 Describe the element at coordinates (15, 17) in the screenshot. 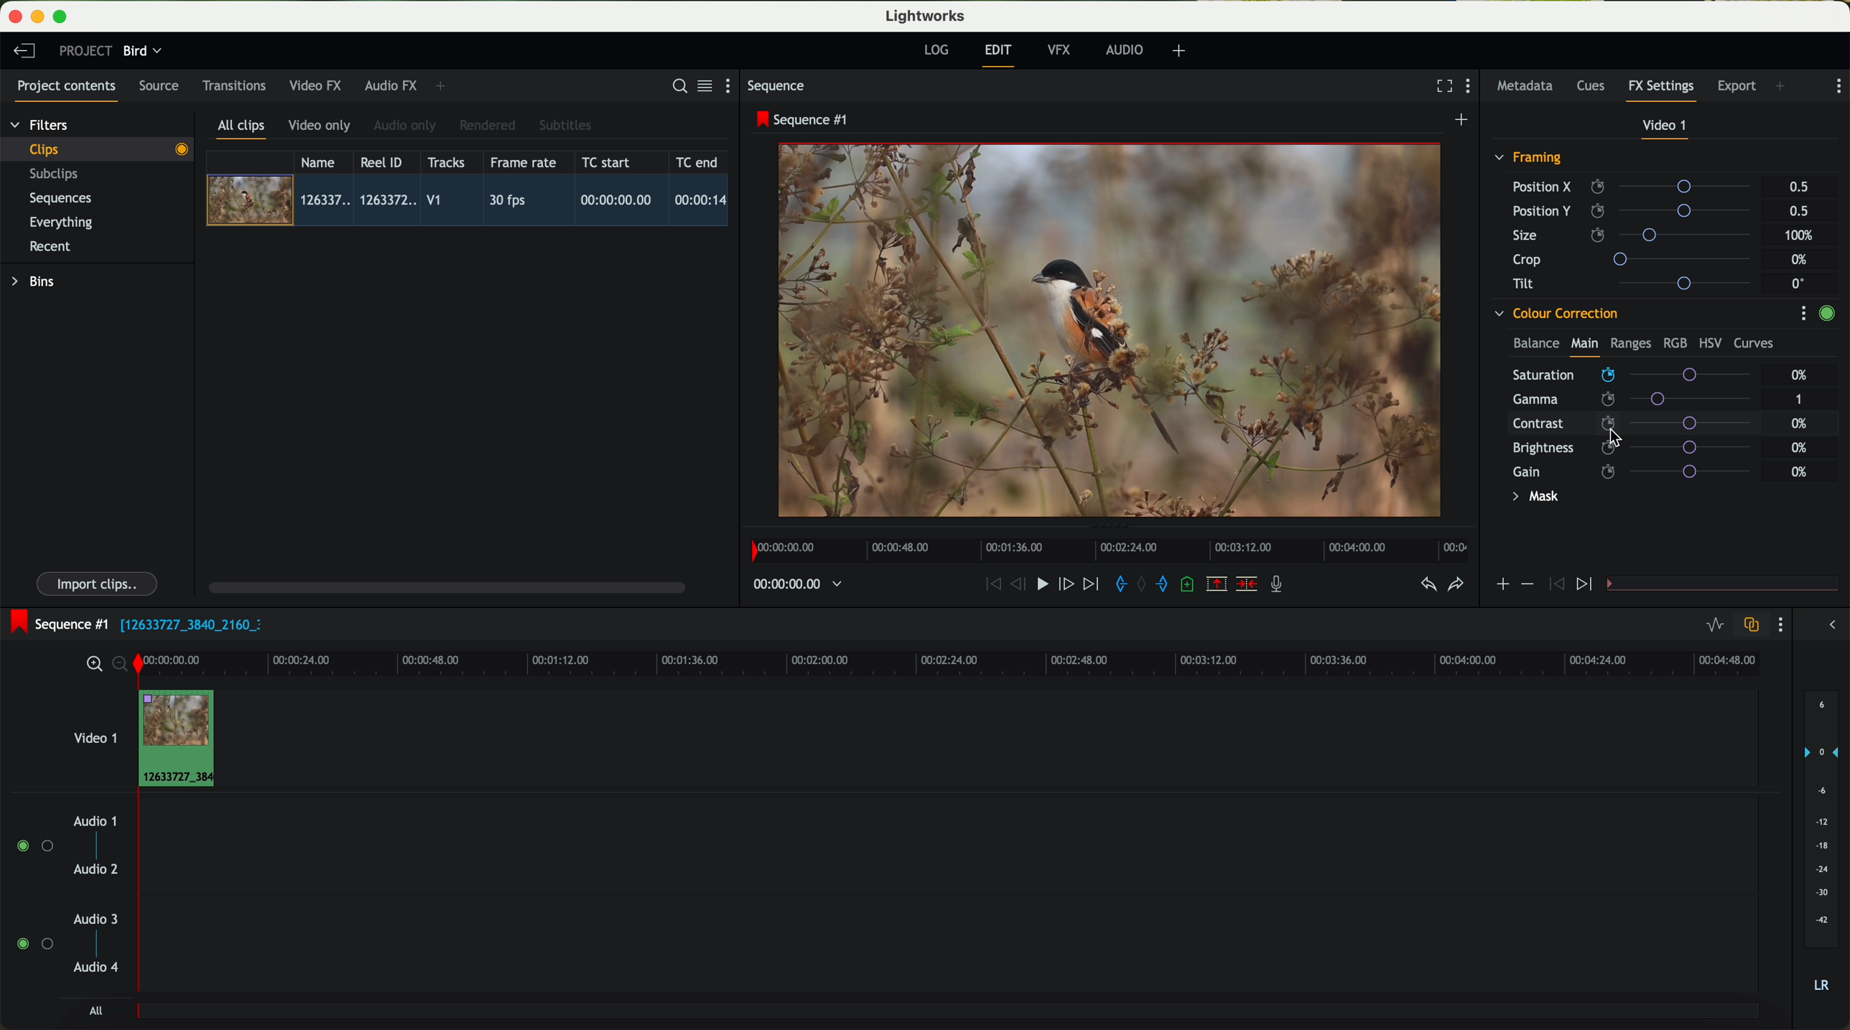

I see `close program` at that location.